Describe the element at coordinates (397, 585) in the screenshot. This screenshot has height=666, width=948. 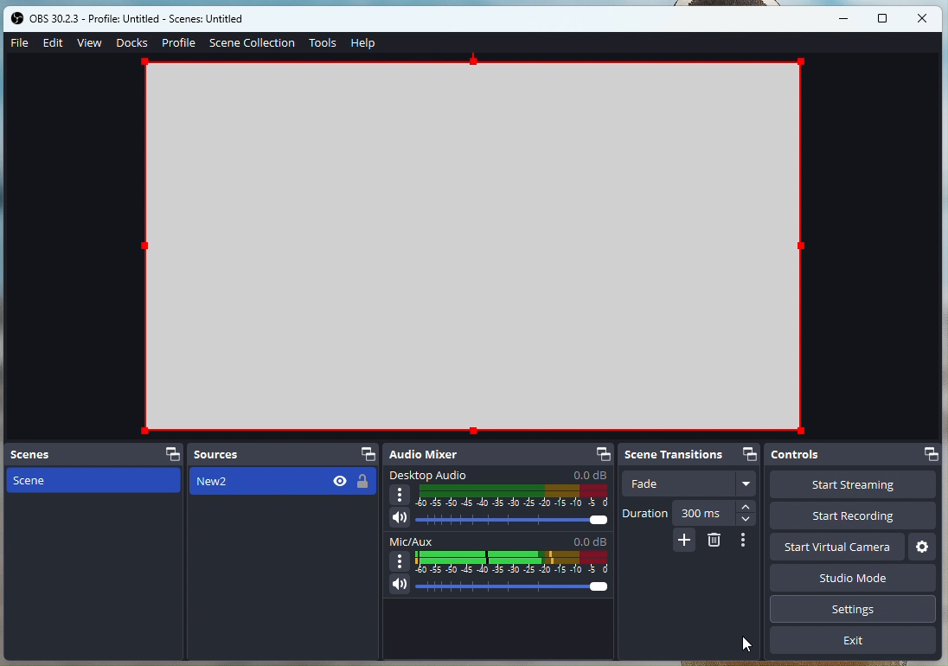
I see `Microphone` at that location.